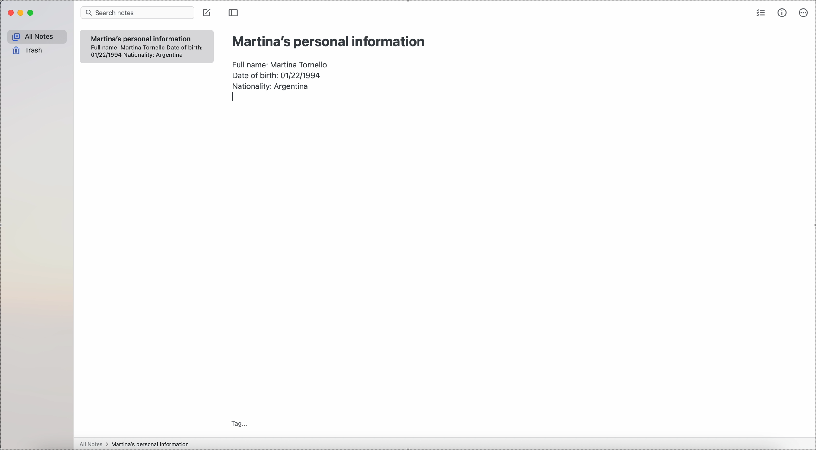 Image resolution: width=816 pixels, height=450 pixels. I want to click on Martina's personal information Full name: Martina Tornello date of birth: 01/22/1994 Nationality: Argentina, so click(146, 46).